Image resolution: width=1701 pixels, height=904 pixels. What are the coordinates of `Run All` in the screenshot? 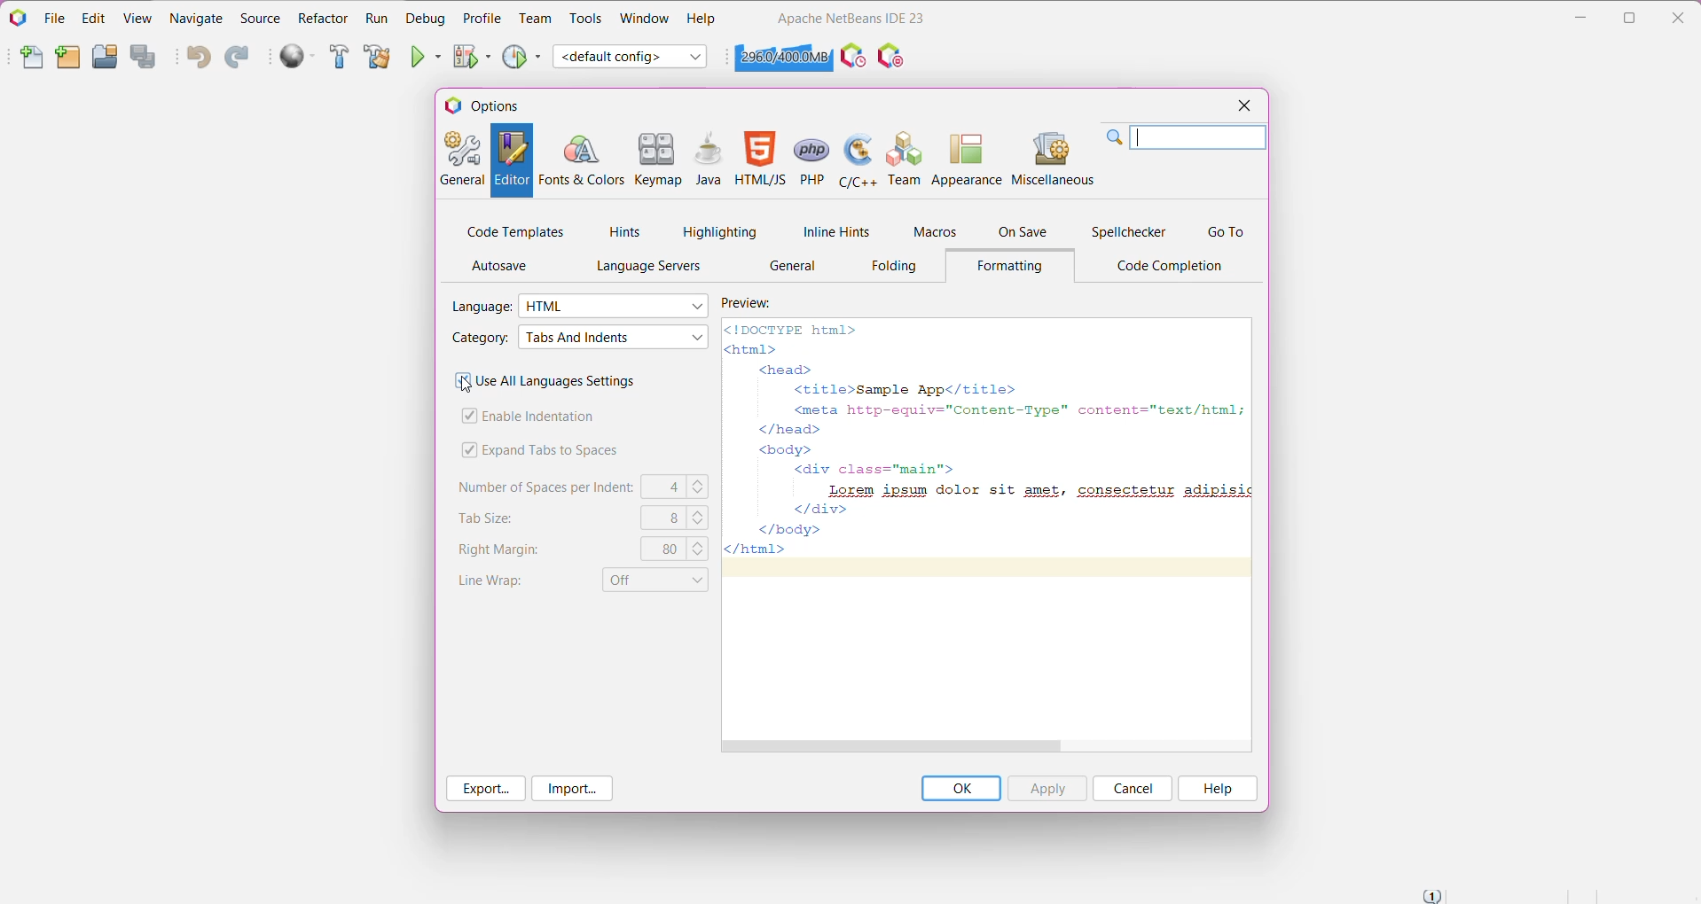 It's located at (299, 57).